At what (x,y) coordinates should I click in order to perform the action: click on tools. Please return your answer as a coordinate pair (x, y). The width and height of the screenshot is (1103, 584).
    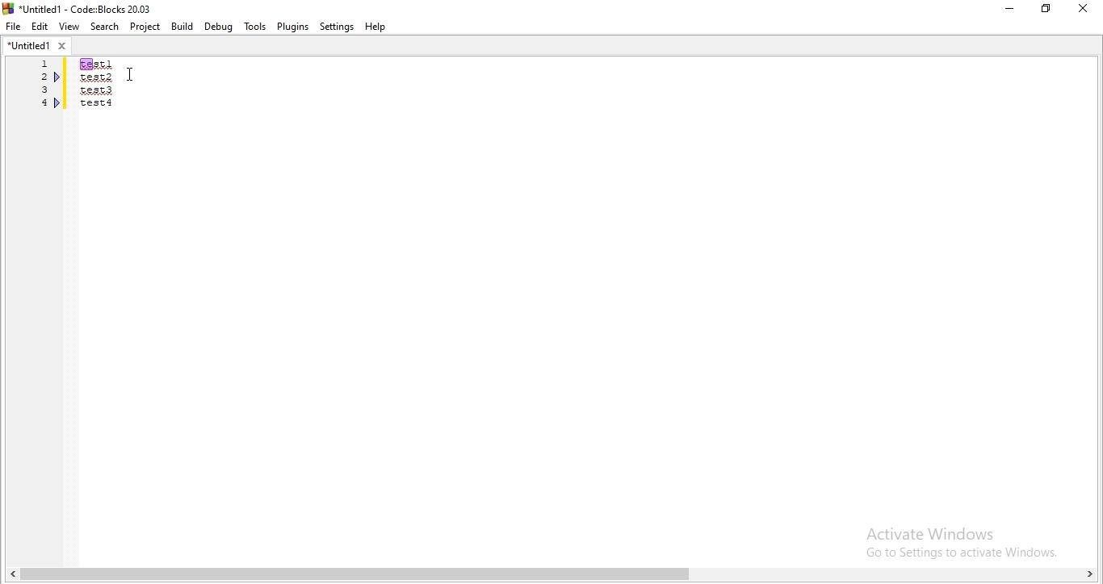
    Looking at the image, I should click on (254, 27).